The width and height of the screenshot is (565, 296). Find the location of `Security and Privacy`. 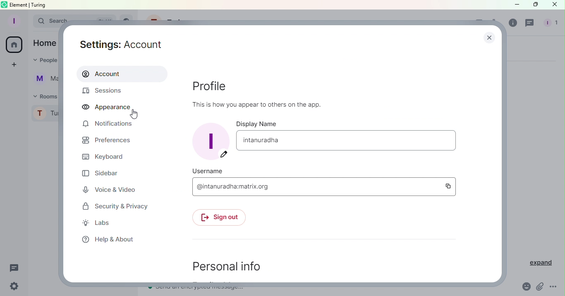

Security and Privacy is located at coordinates (115, 207).